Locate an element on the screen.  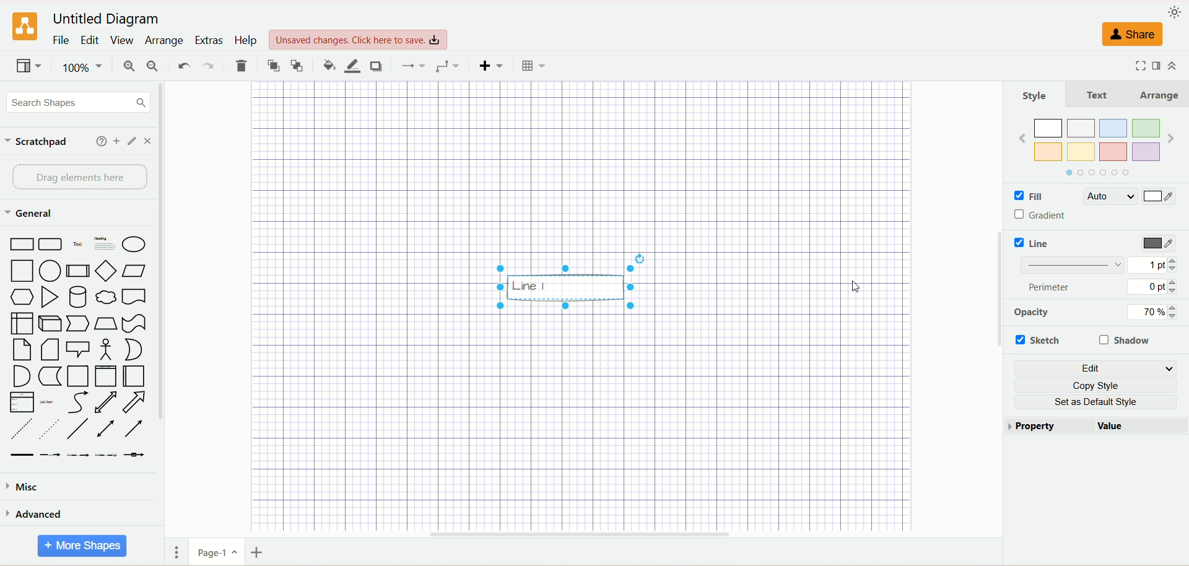
color is located at coordinates (1160, 244).